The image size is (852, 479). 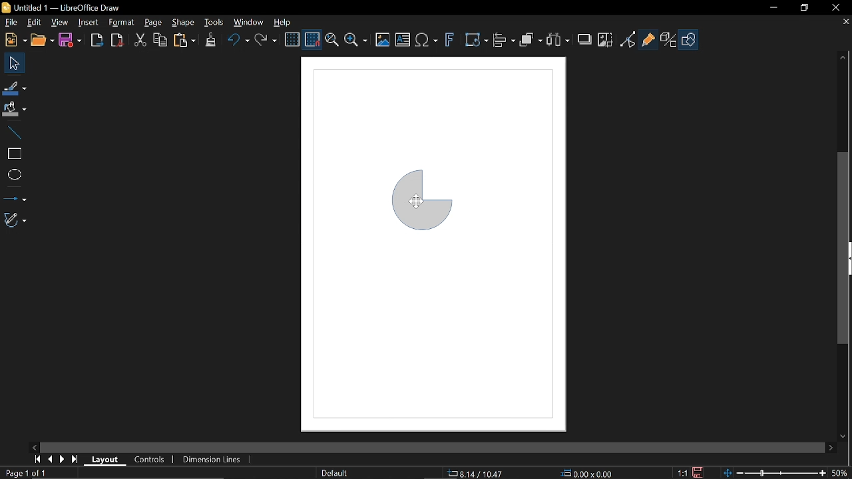 I want to click on Untitled 1 -- LibreOffice Draw, so click(x=73, y=7).